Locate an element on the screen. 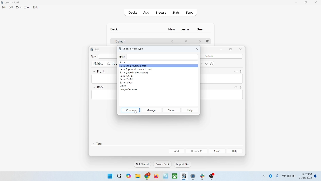 Image resolution: width=321 pixels, height=181 pixels. due is located at coordinates (200, 29).